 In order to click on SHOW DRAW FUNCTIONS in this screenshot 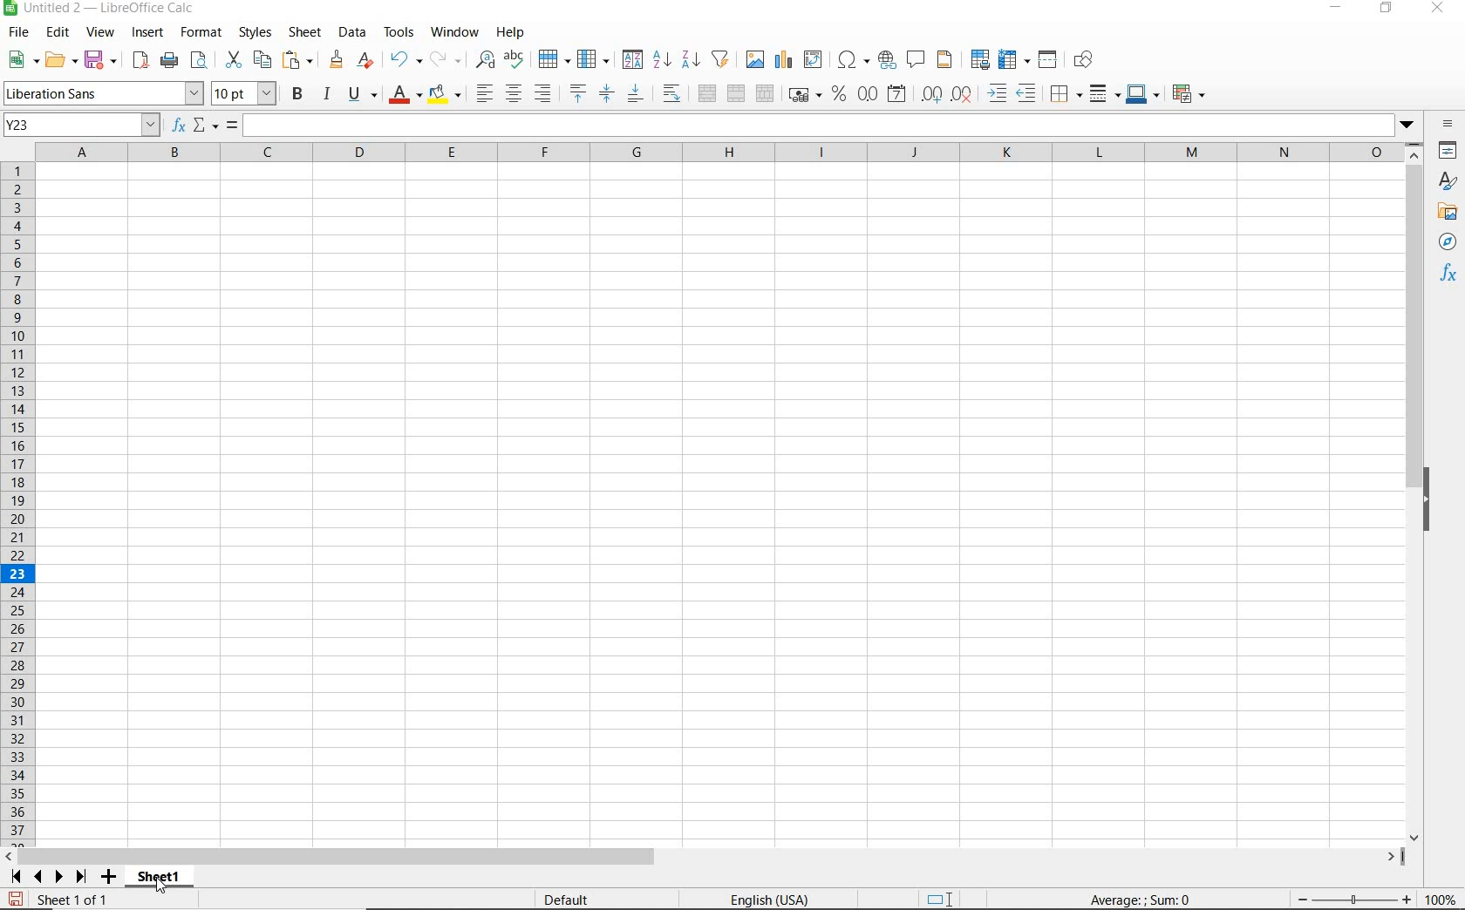, I will do `click(1084, 60)`.